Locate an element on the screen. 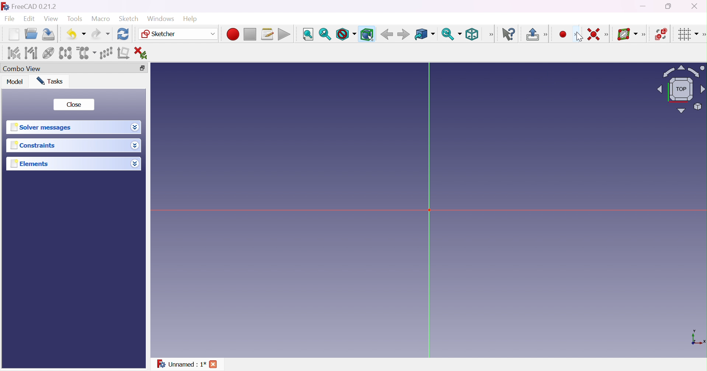  Macros recording is located at coordinates (232, 34).